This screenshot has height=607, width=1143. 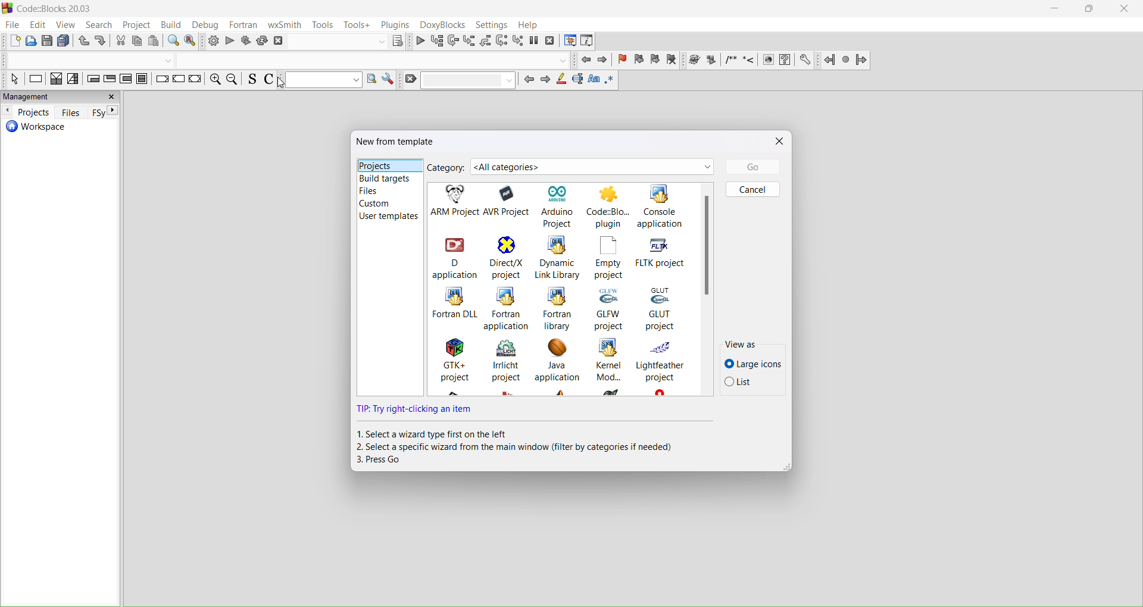 What do you see at coordinates (655, 61) in the screenshot?
I see `next bookmark` at bounding box center [655, 61].